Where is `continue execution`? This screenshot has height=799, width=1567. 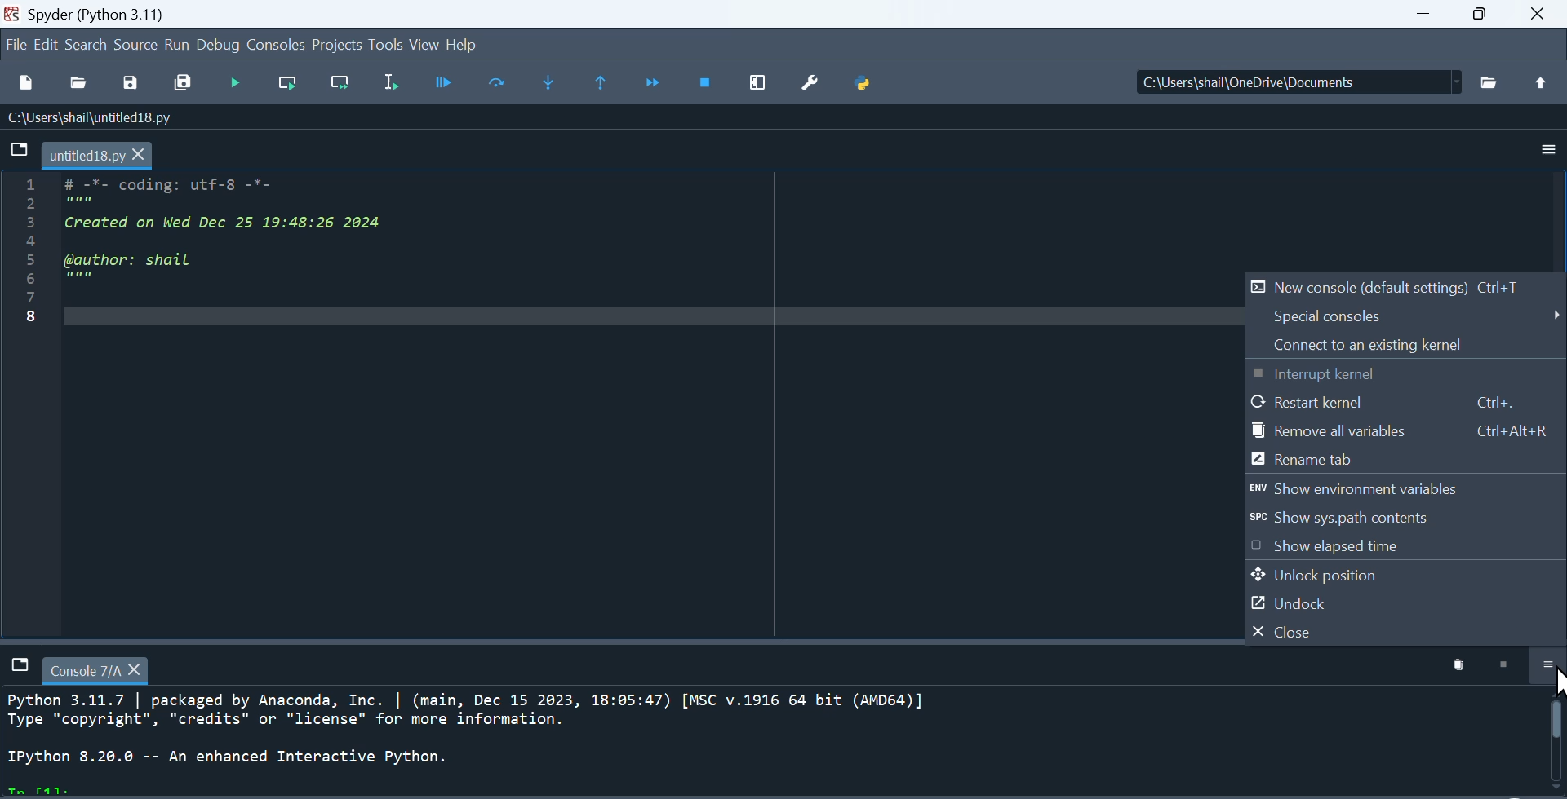 continue execution is located at coordinates (651, 84).